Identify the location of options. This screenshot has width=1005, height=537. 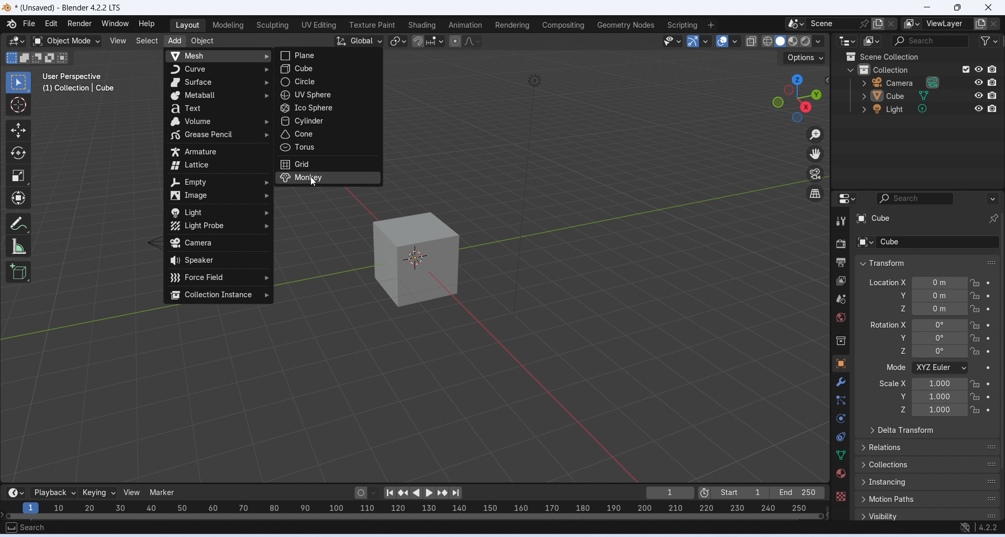
(992, 198).